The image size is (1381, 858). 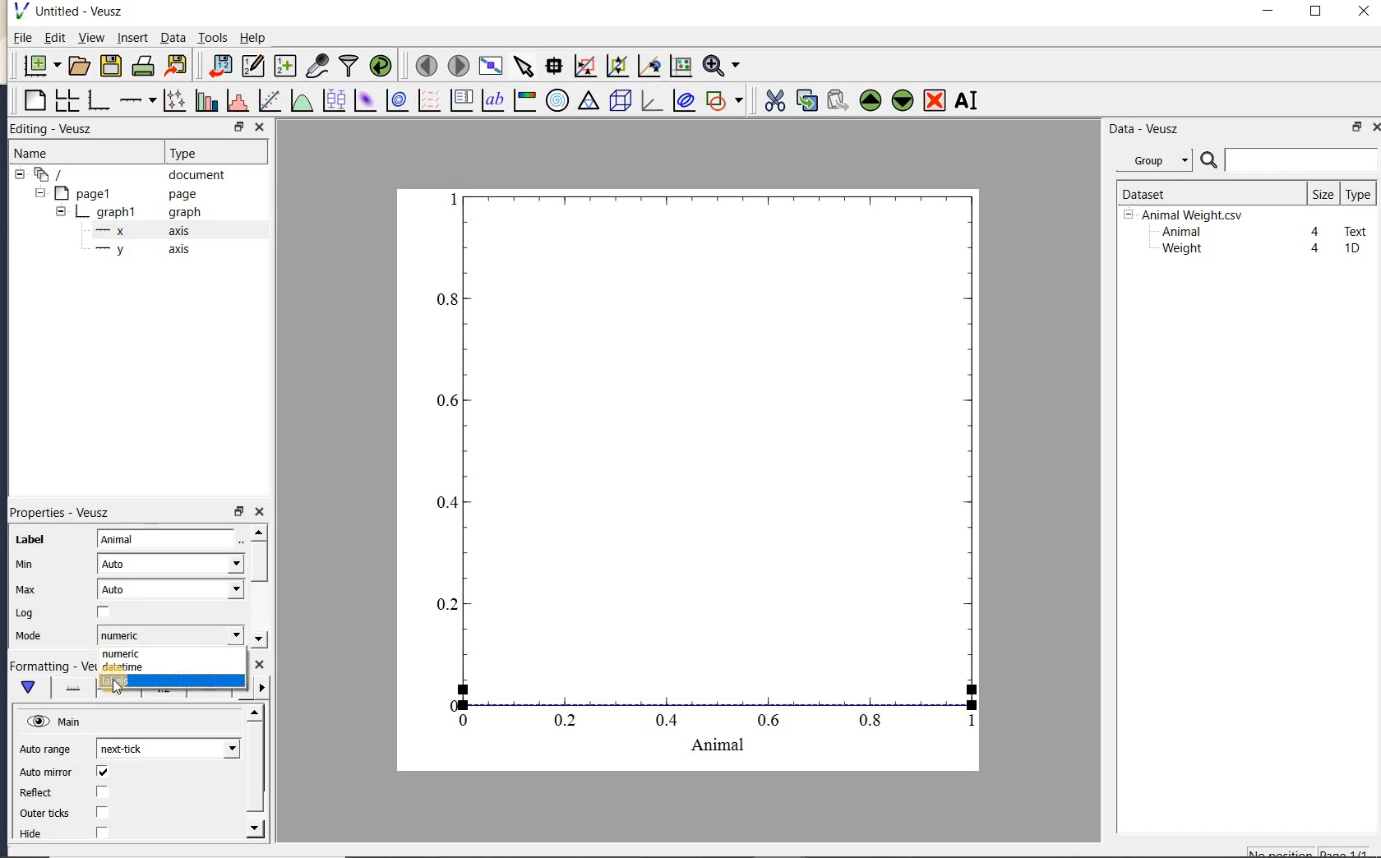 What do you see at coordinates (331, 101) in the screenshot?
I see `plot box plots` at bounding box center [331, 101].